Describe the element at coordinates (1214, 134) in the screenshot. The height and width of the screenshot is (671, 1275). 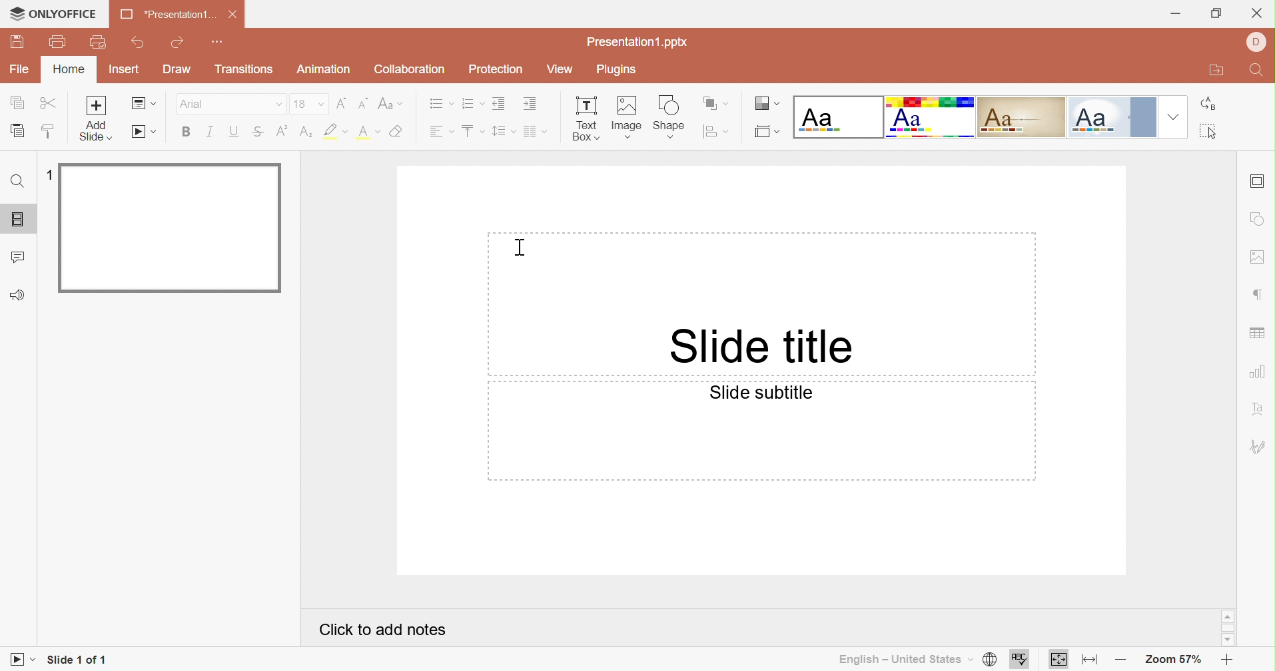
I see `Select all` at that location.